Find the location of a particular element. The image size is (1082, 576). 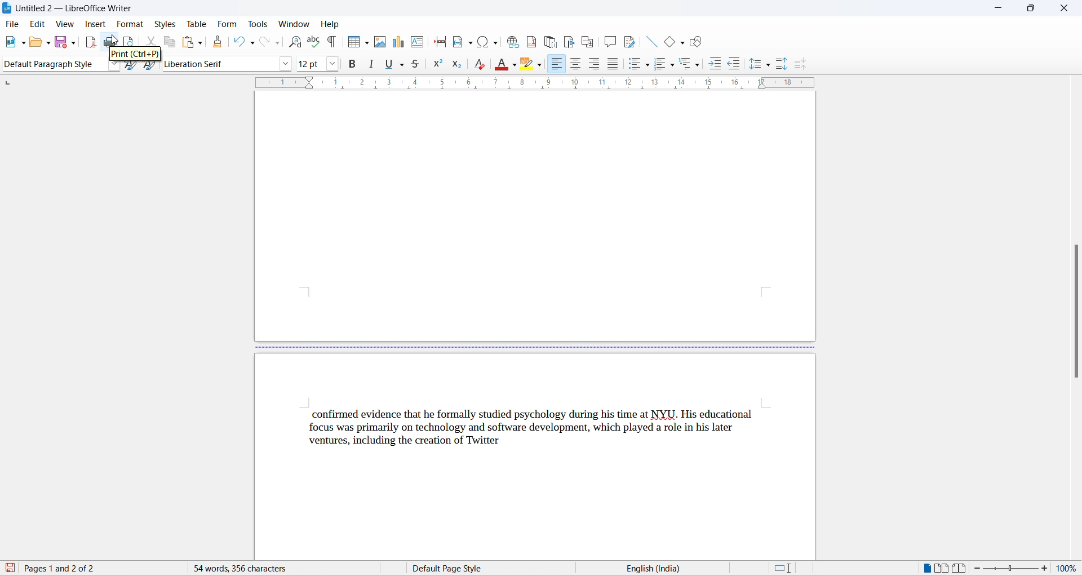

show track changes functions is located at coordinates (631, 41).